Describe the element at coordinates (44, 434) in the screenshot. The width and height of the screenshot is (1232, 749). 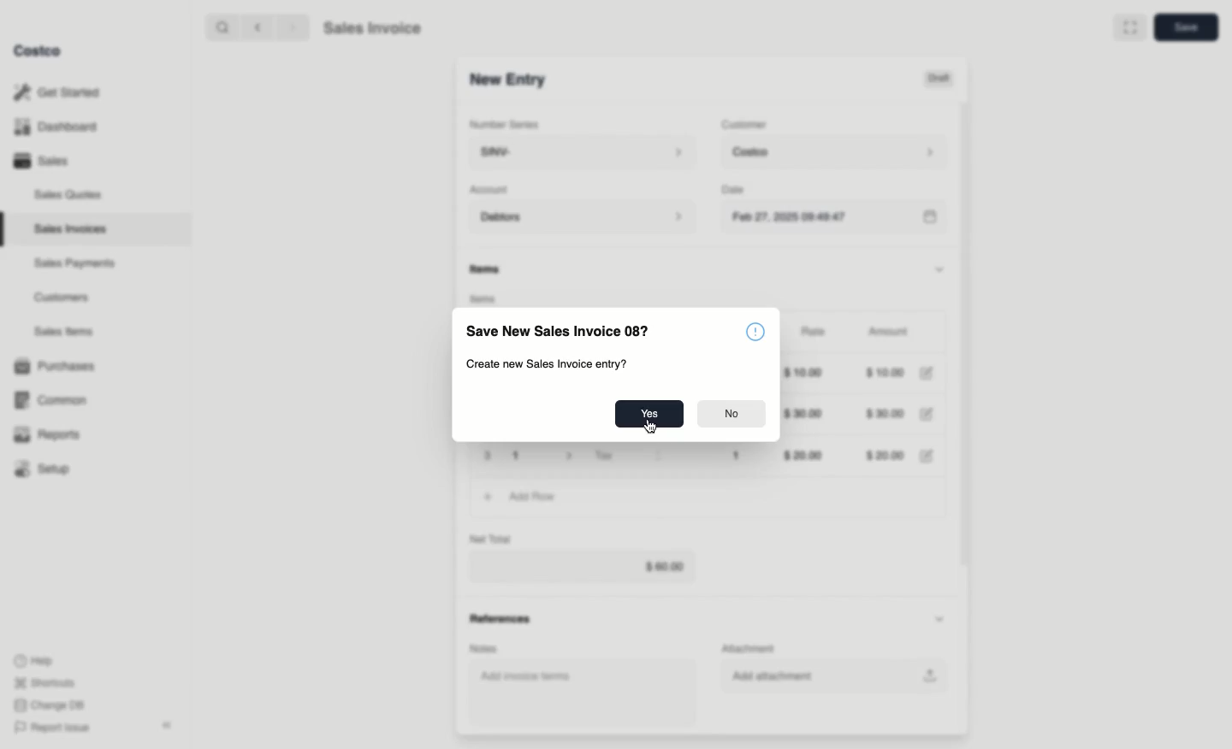
I see `Reports` at that location.